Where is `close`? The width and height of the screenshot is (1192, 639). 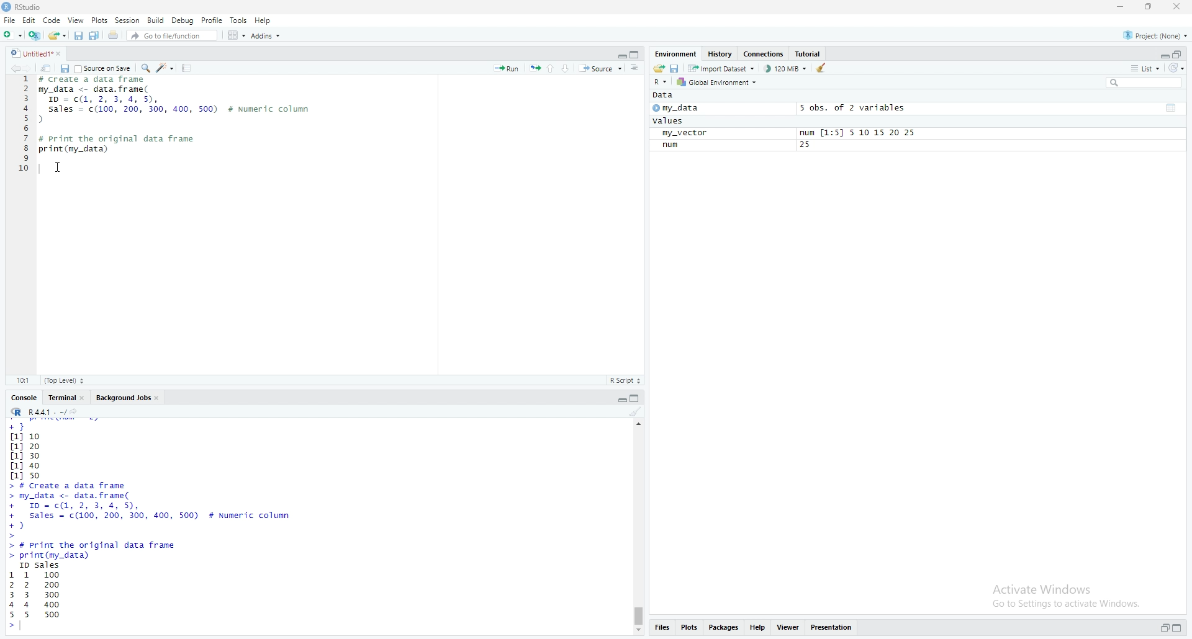 close is located at coordinates (1182, 7).